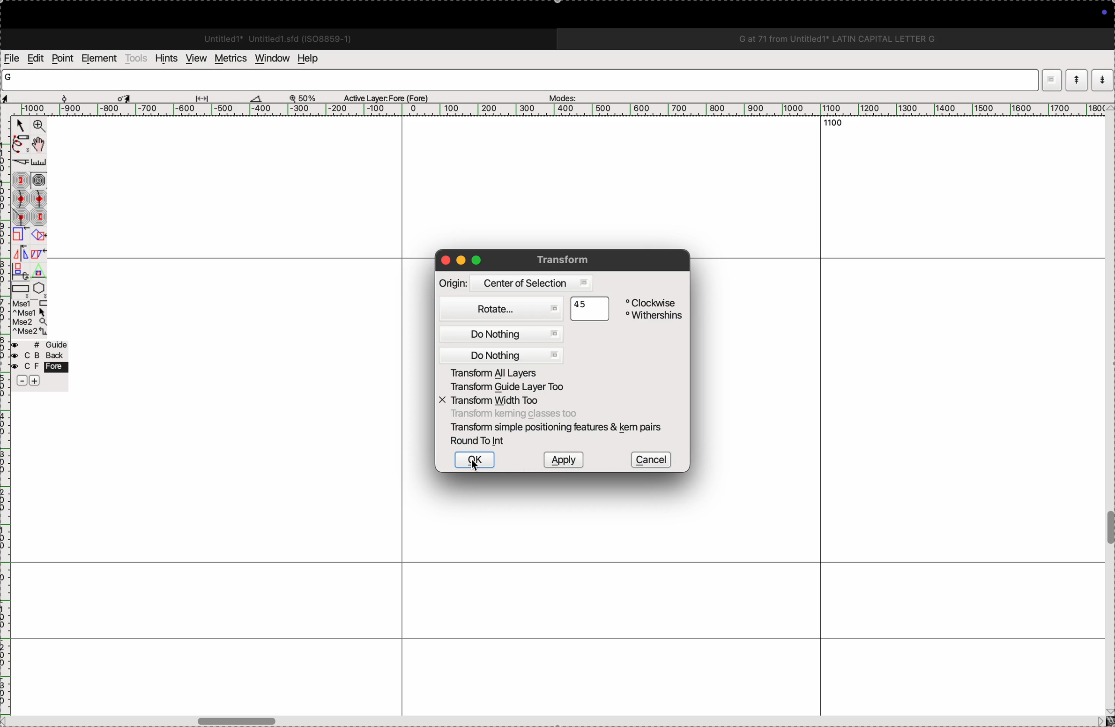 The image size is (1115, 727). Describe the element at coordinates (654, 316) in the screenshot. I see `Withershins` at that location.